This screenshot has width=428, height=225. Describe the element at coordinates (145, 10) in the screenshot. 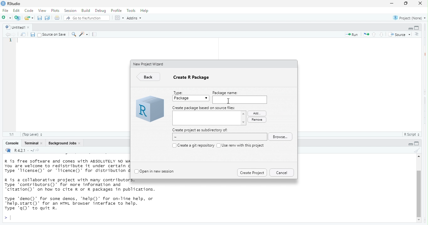

I see `Help` at that location.